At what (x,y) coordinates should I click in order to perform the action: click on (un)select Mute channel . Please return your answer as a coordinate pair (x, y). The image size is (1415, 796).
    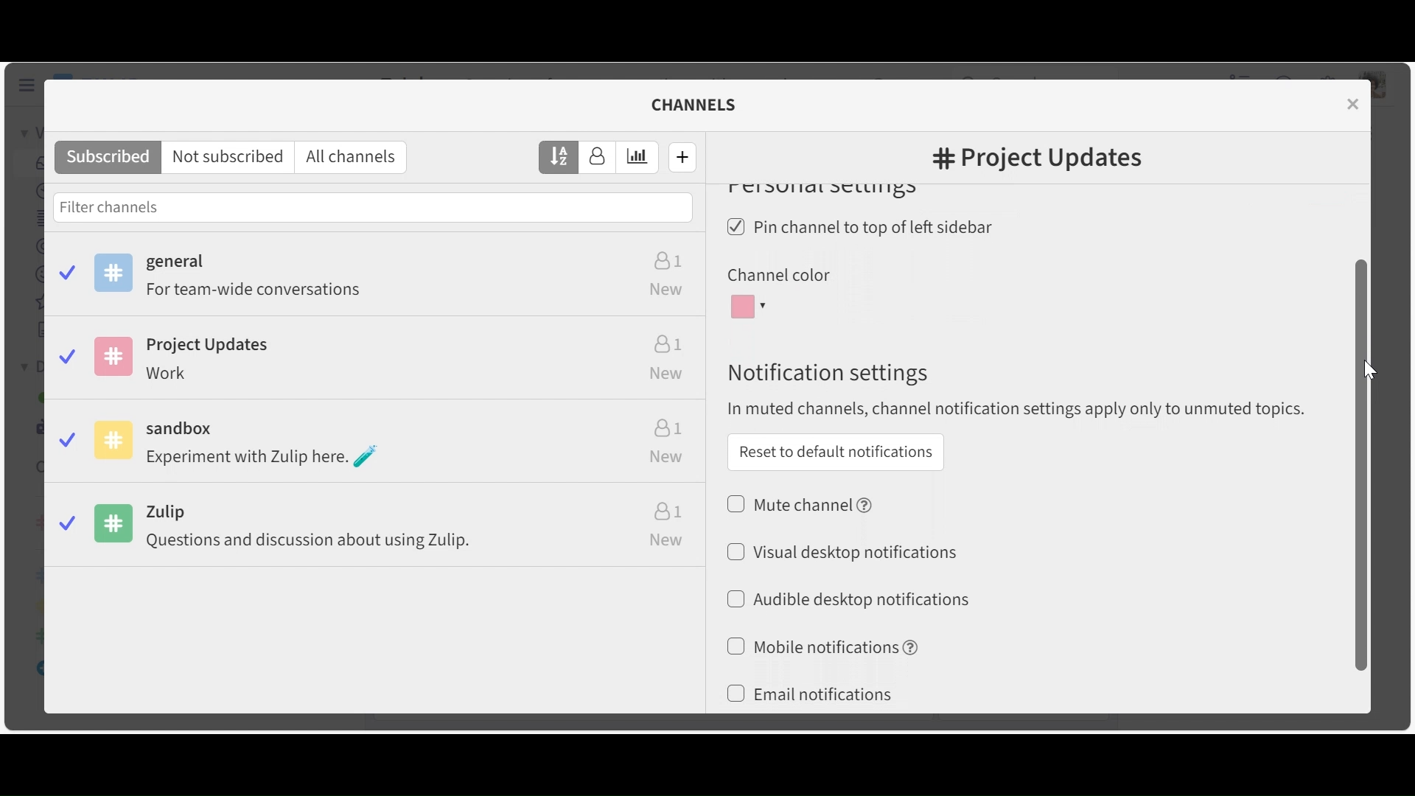
    Looking at the image, I should click on (802, 503).